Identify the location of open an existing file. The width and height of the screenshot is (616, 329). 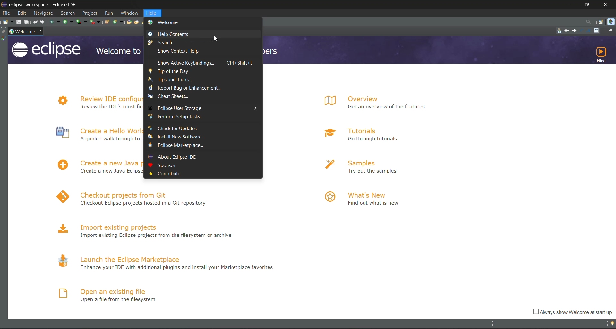
(108, 290).